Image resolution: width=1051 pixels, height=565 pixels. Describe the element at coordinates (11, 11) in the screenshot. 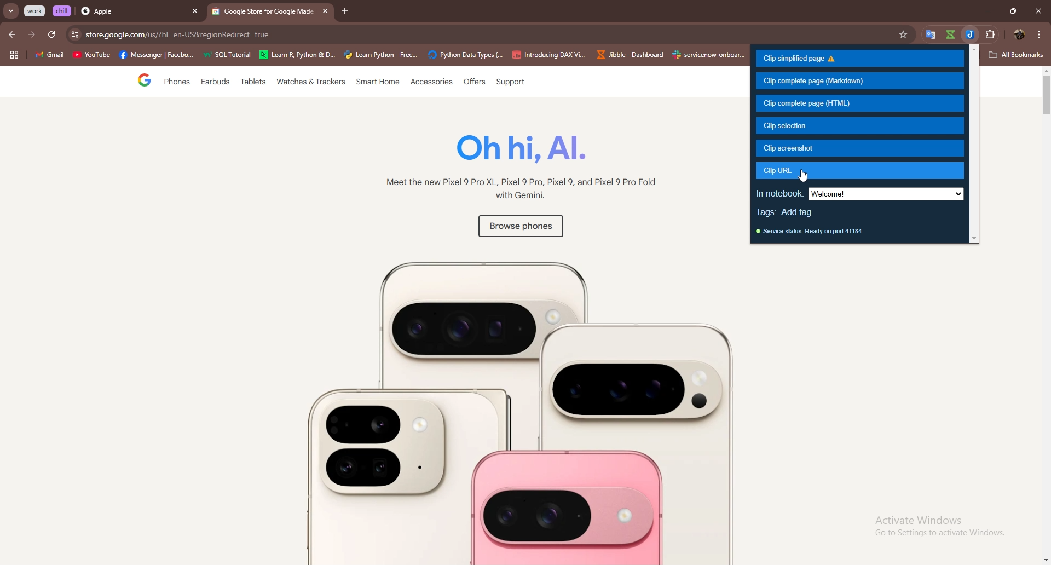

I see `search tabs` at that location.